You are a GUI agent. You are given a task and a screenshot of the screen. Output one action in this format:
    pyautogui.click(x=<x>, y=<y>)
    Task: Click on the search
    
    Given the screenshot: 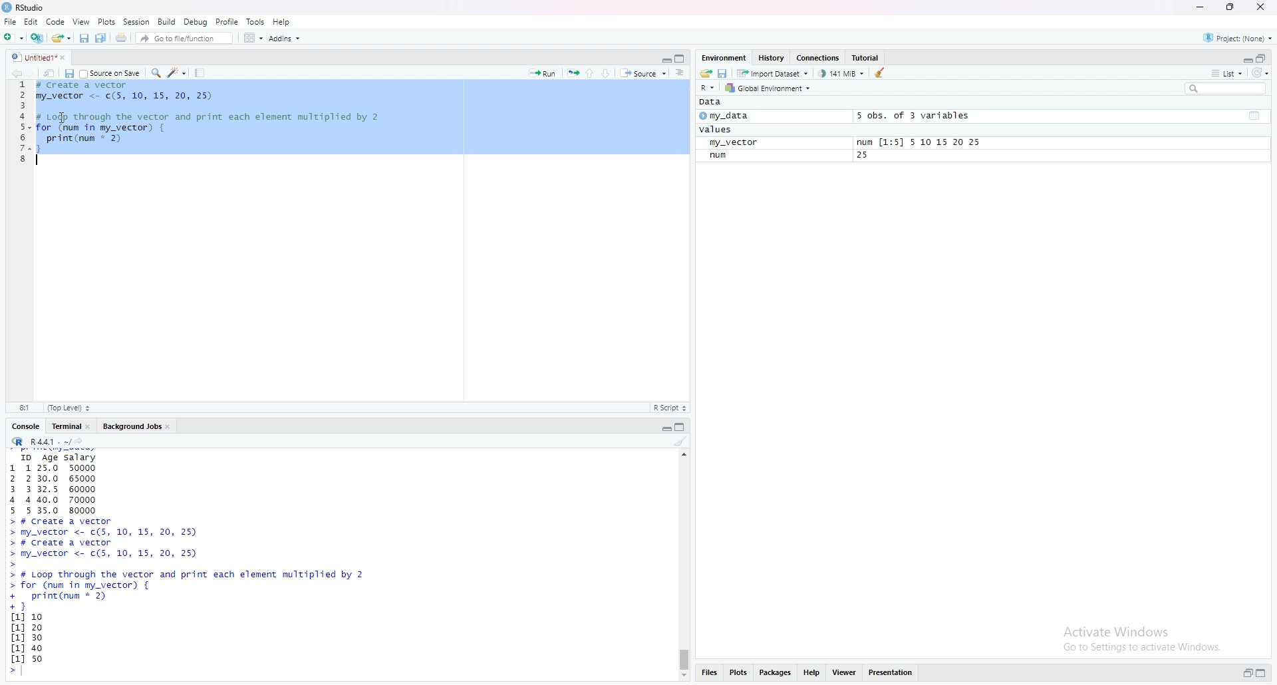 What is the action you would take?
    pyautogui.click(x=1223, y=89)
    